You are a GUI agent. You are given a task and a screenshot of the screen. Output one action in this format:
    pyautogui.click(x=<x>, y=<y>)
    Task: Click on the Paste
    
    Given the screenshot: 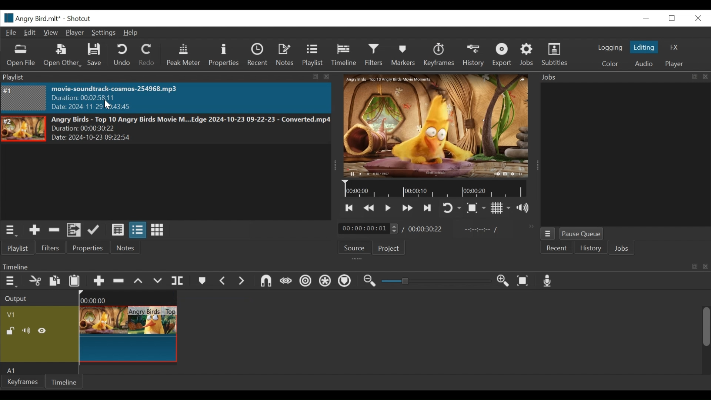 What is the action you would take?
    pyautogui.click(x=75, y=281)
    